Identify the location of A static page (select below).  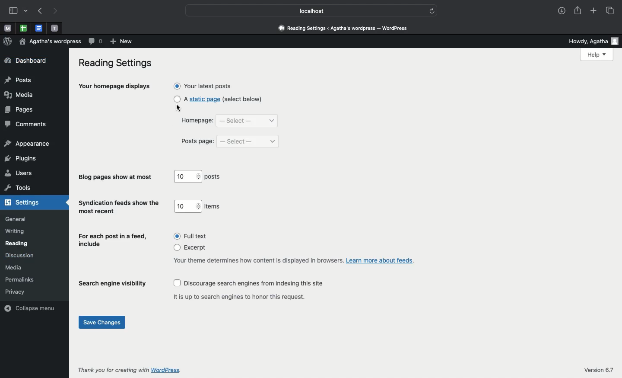
(219, 99).